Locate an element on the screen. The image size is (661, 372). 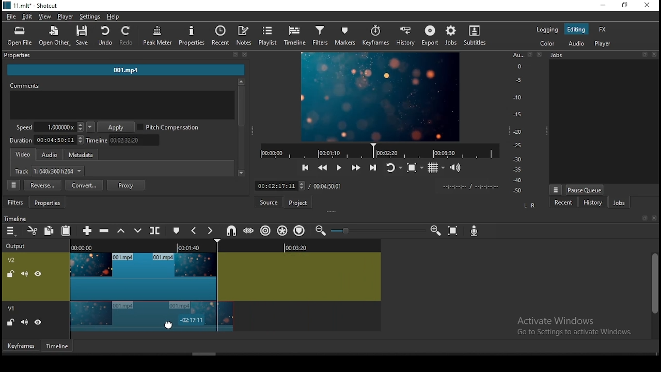
subtitles is located at coordinates (477, 36).